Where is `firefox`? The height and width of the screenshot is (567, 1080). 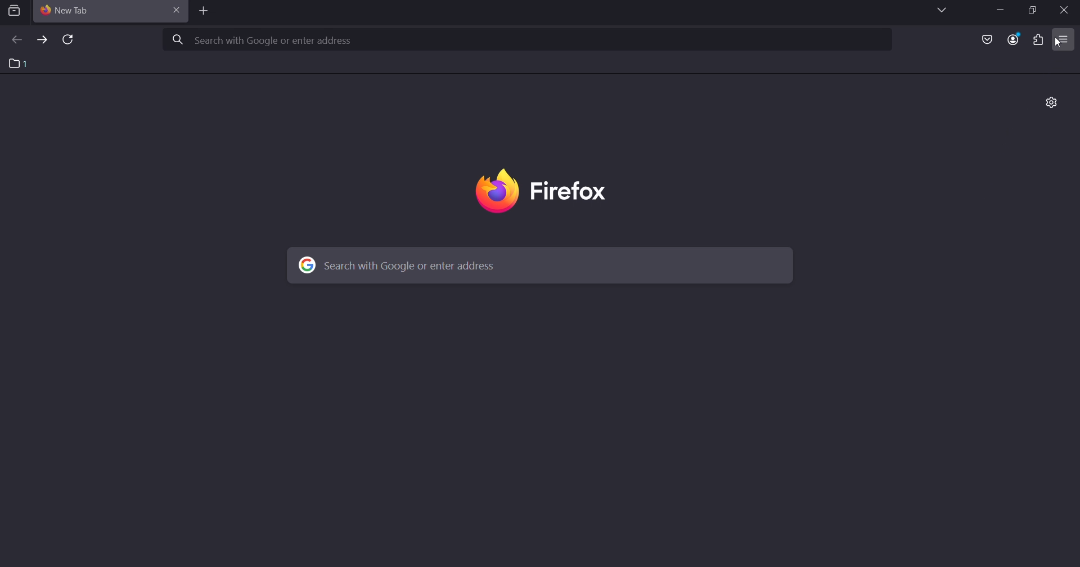
firefox is located at coordinates (534, 187).